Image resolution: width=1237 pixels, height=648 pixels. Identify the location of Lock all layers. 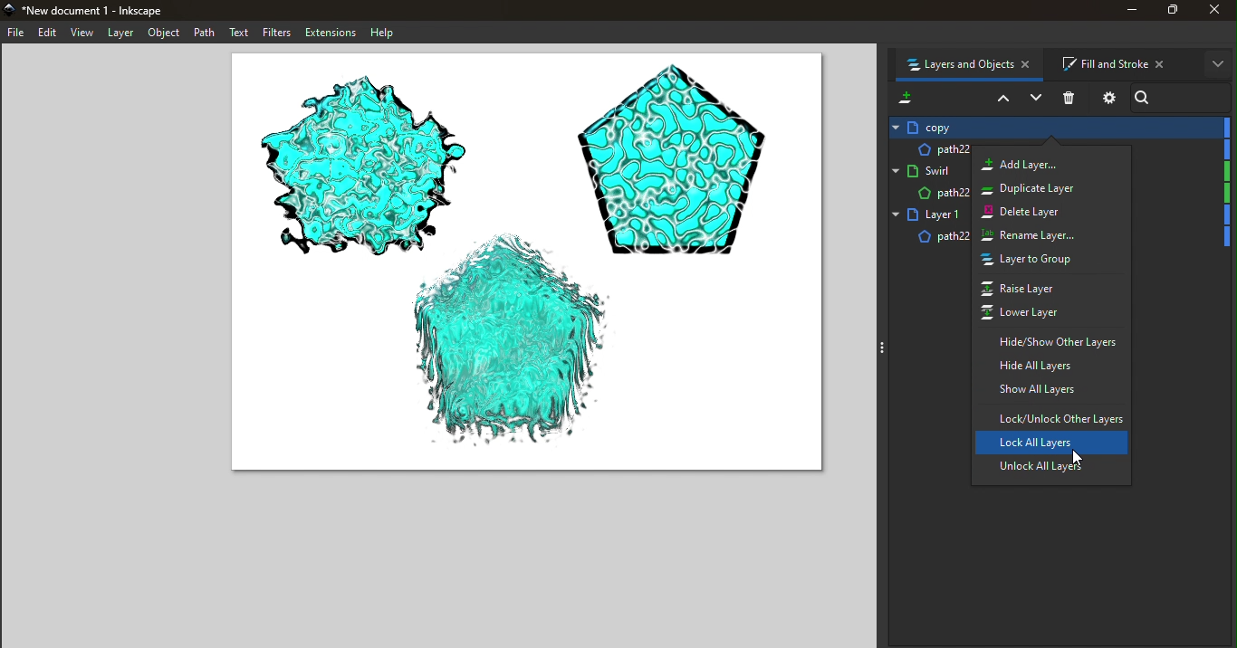
(1051, 443).